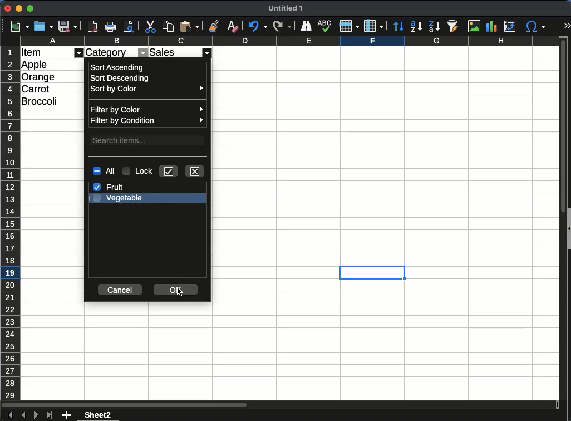  I want to click on expand, so click(565, 25).